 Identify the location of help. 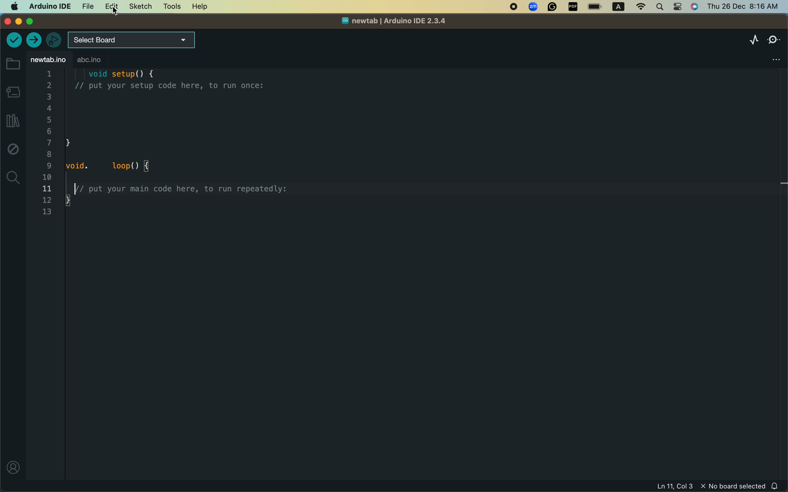
(198, 7).